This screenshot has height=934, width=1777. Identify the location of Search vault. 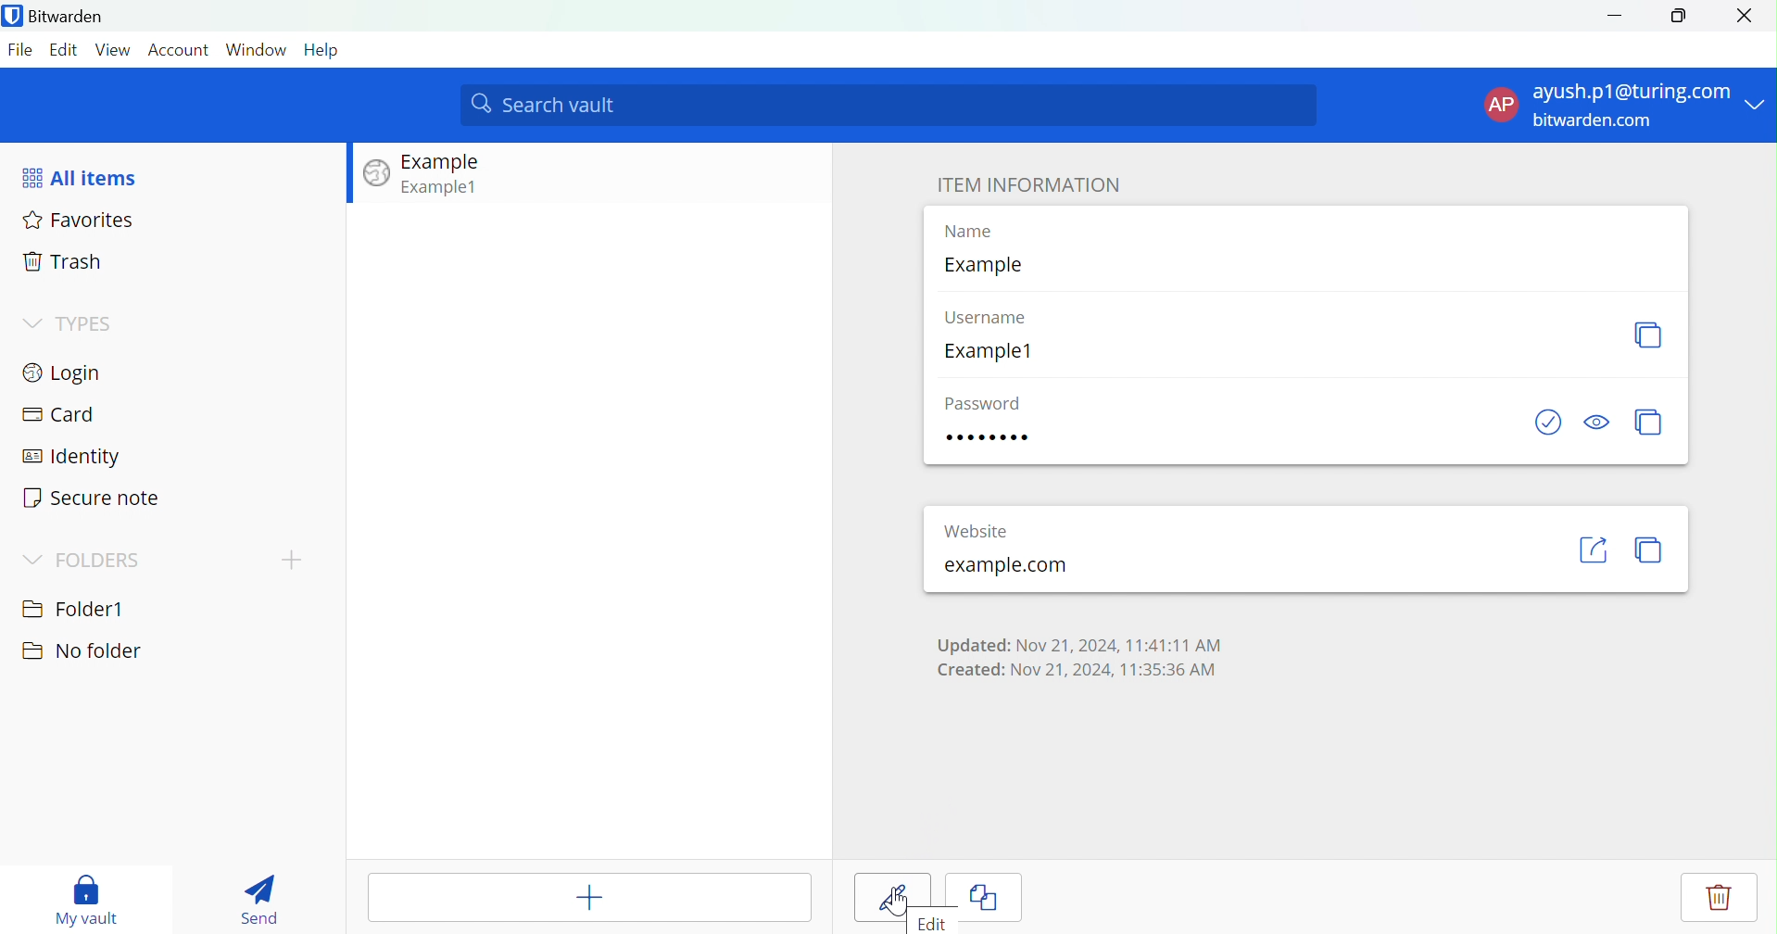
(889, 106).